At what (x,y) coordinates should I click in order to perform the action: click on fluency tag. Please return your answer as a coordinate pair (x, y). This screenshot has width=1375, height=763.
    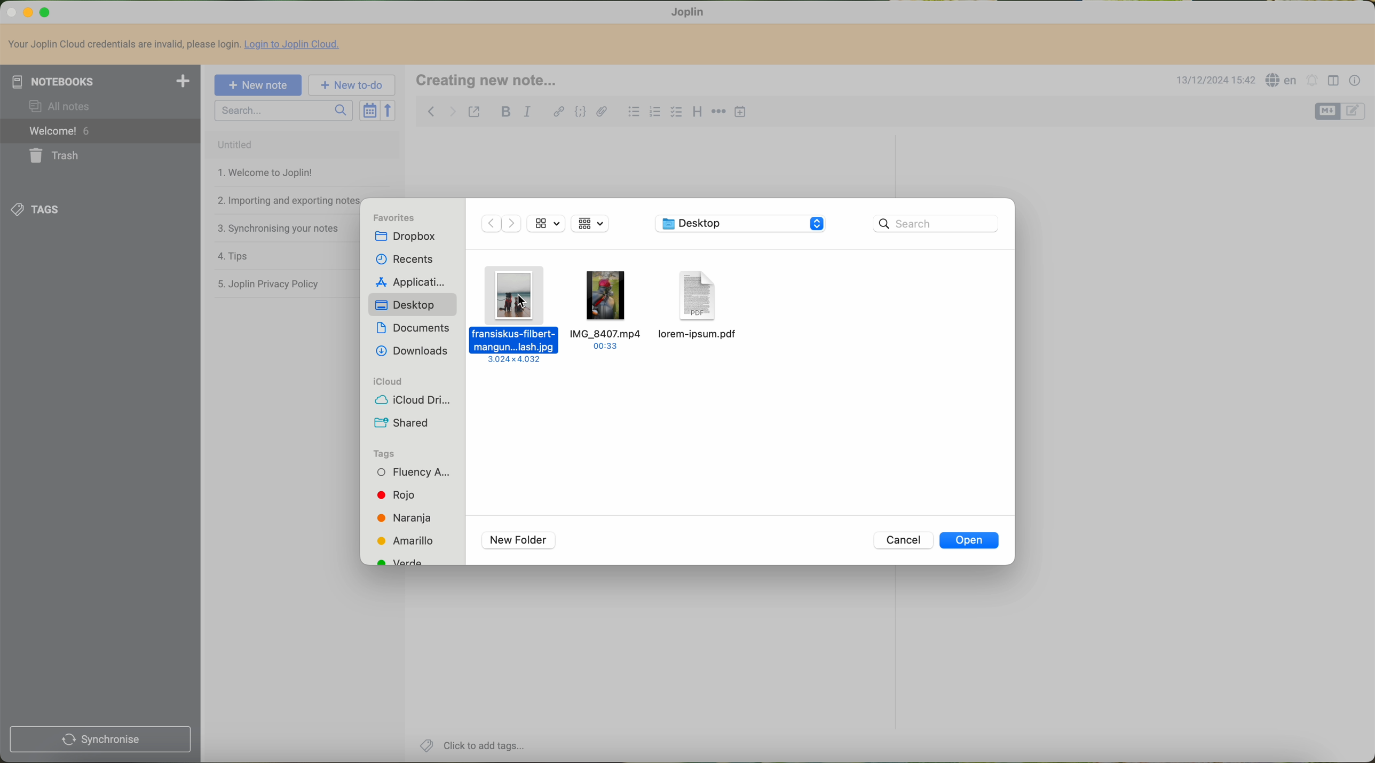
    Looking at the image, I should click on (413, 471).